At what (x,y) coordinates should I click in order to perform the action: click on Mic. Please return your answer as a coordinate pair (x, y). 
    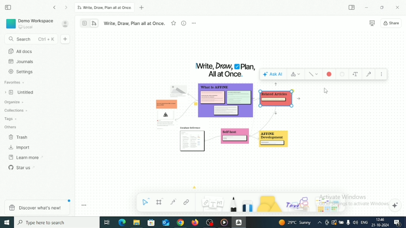
    Looking at the image, I should click on (348, 223).